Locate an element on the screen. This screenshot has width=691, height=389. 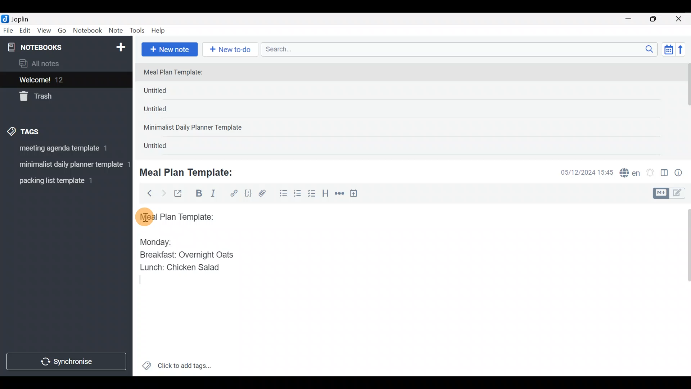
Heading is located at coordinates (326, 194).